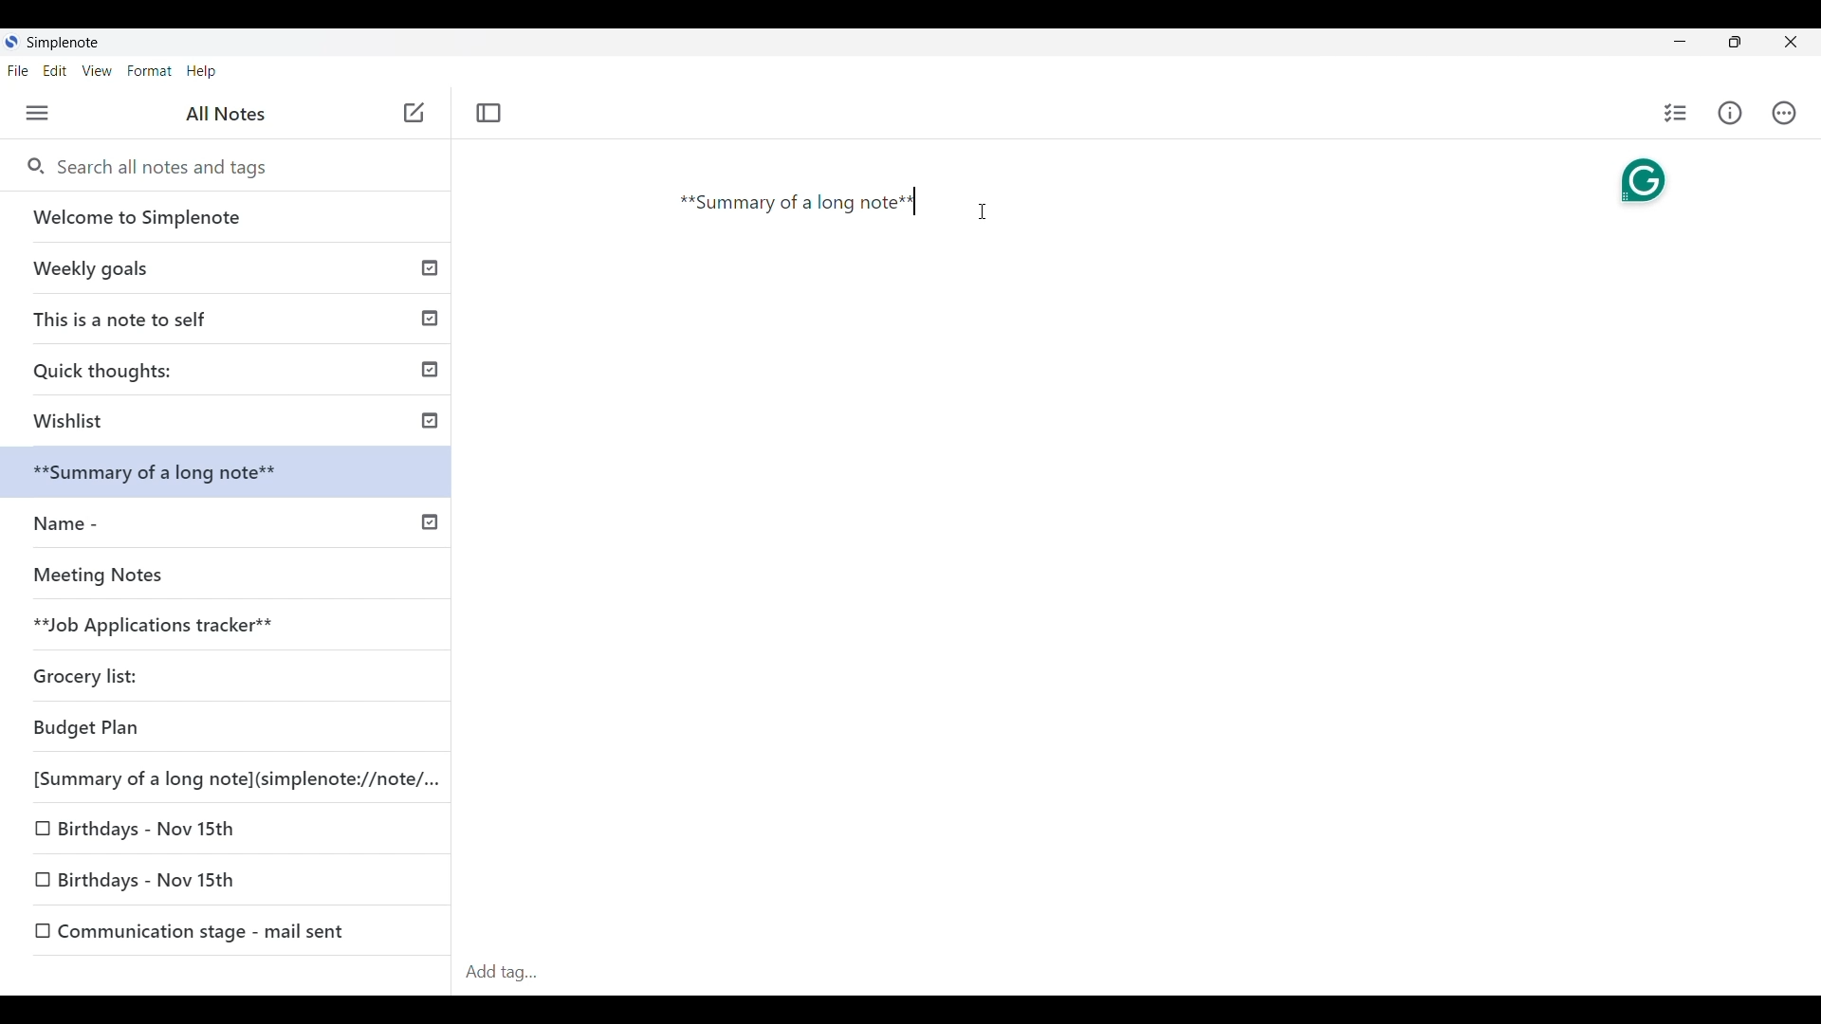 Image resolution: width=1821 pixels, height=1024 pixels. What do you see at coordinates (227, 267) in the screenshot?
I see `Weekly goals` at bounding box center [227, 267].